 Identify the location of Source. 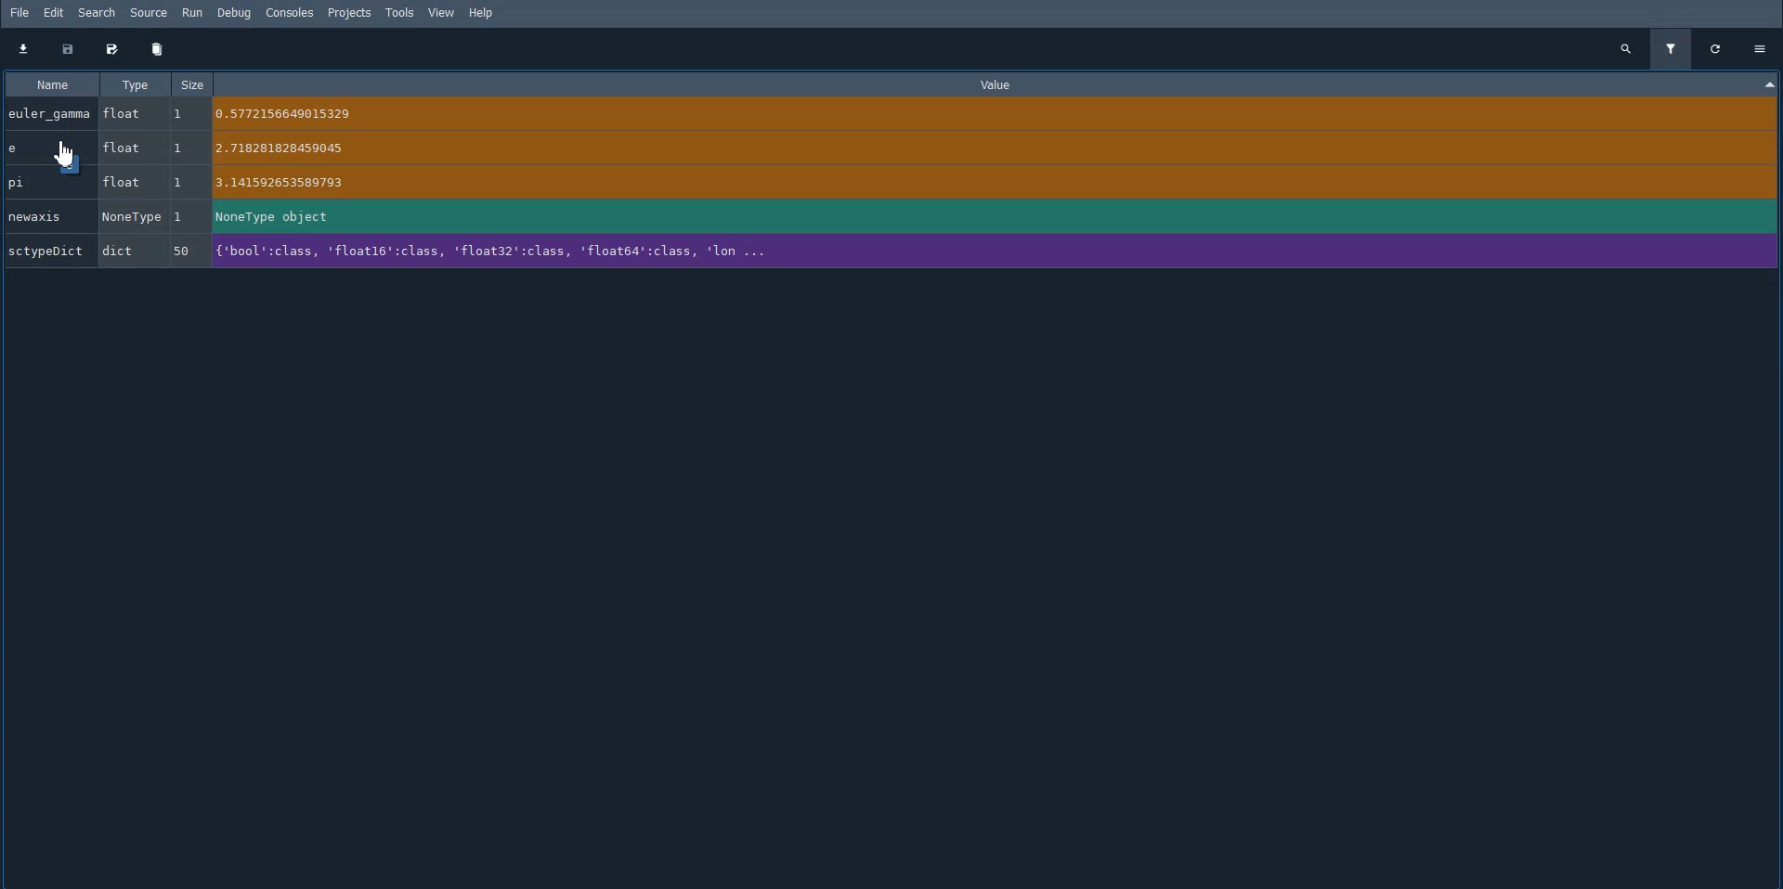
(147, 11).